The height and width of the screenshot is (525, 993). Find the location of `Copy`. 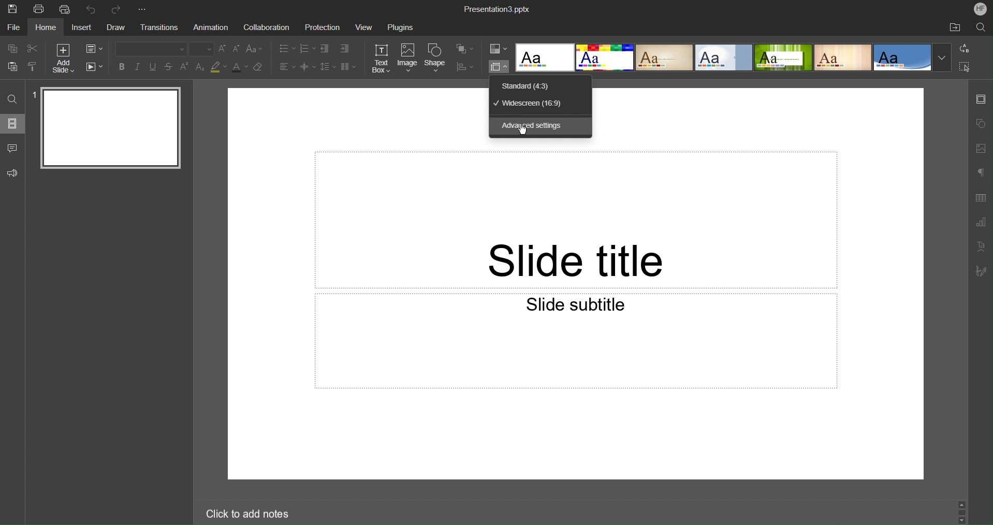

Copy is located at coordinates (10, 48).